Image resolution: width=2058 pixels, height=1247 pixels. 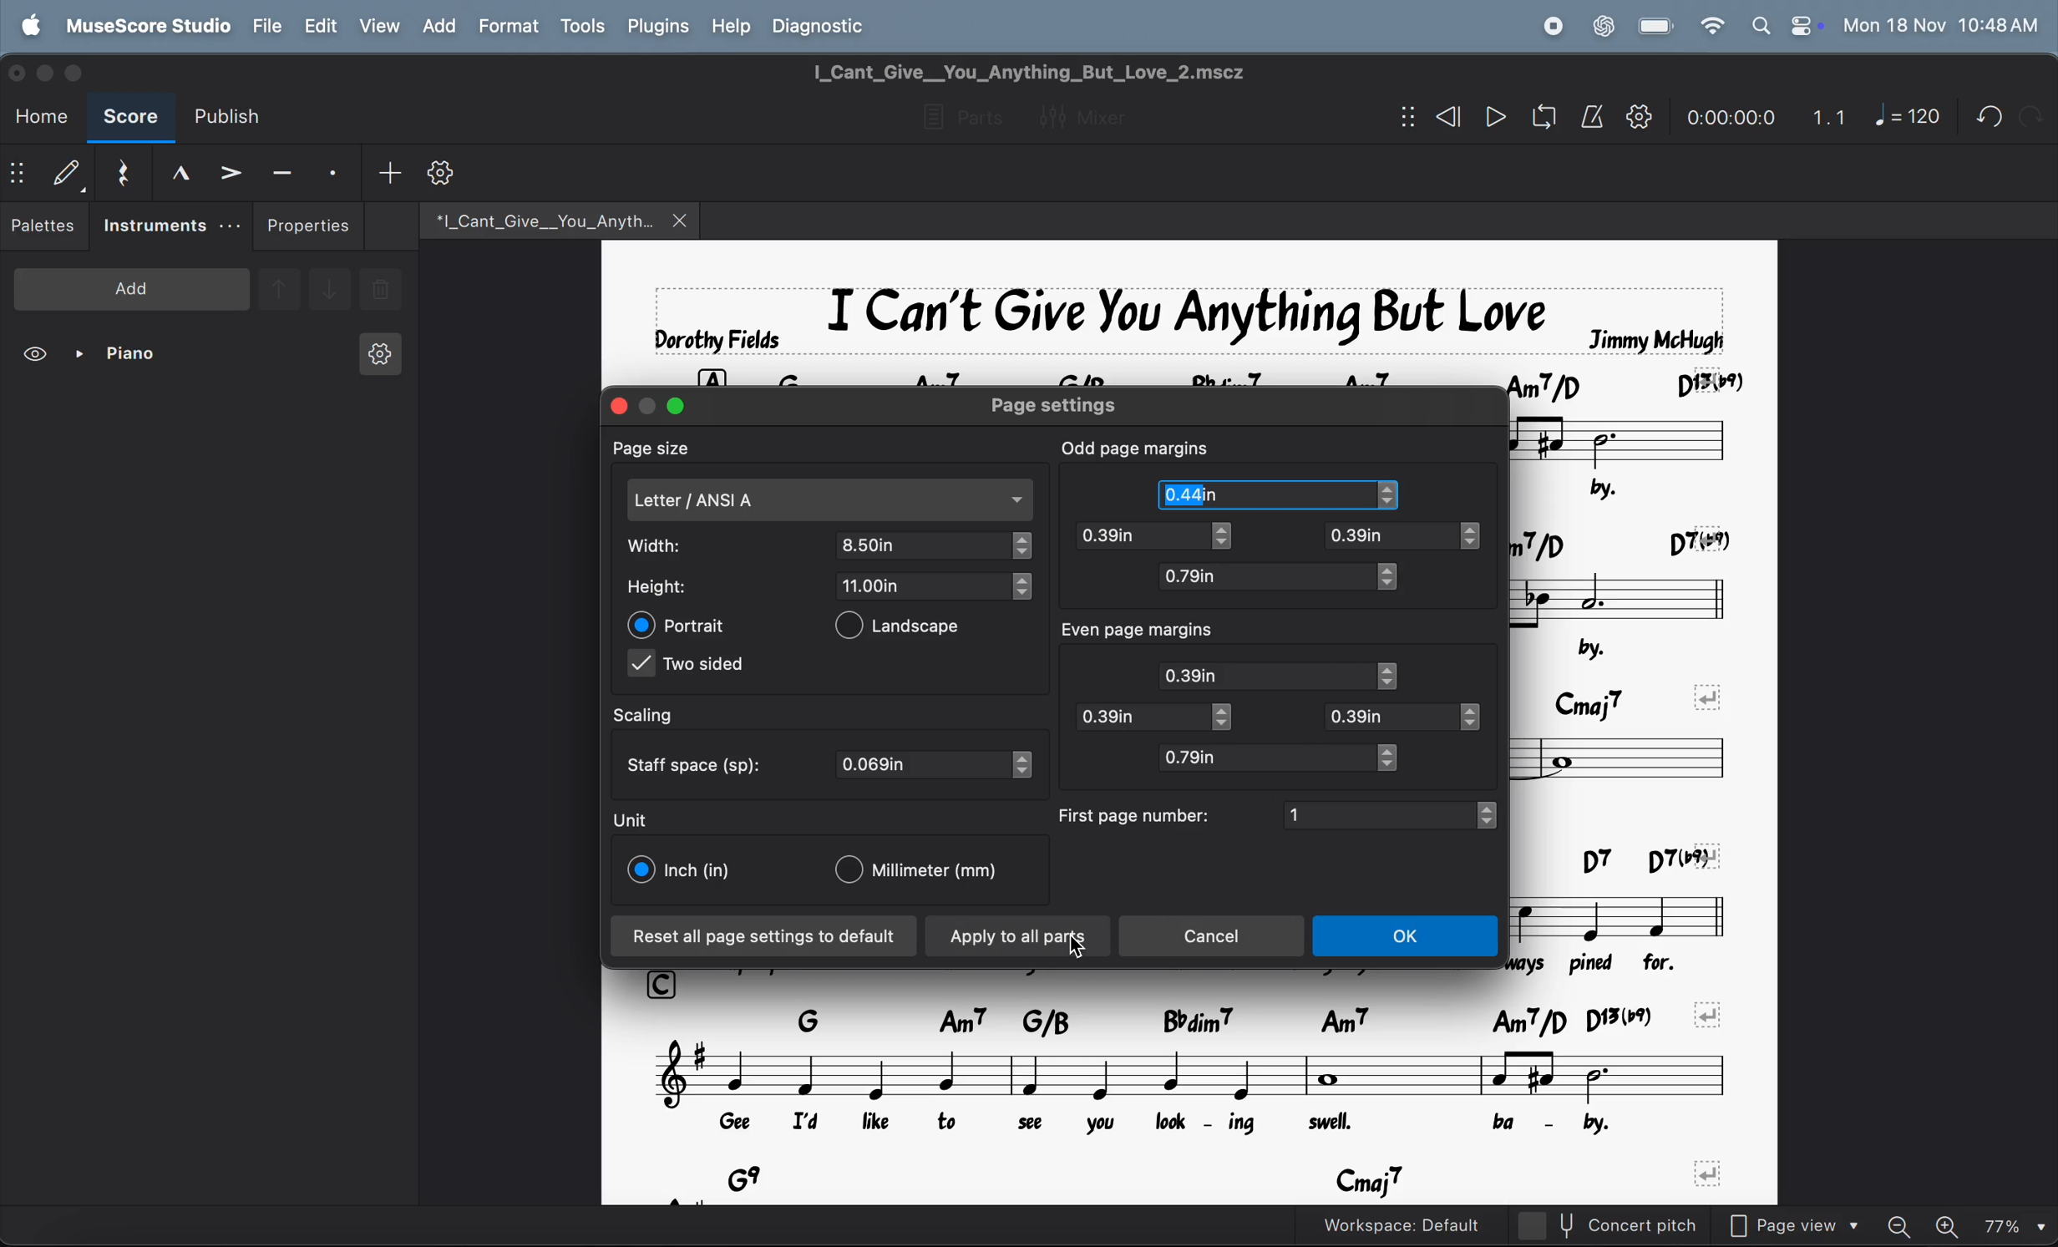 What do you see at coordinates (1941, 24) in the screenshot?
I see `date and time` at bounding box center [1941, 24].